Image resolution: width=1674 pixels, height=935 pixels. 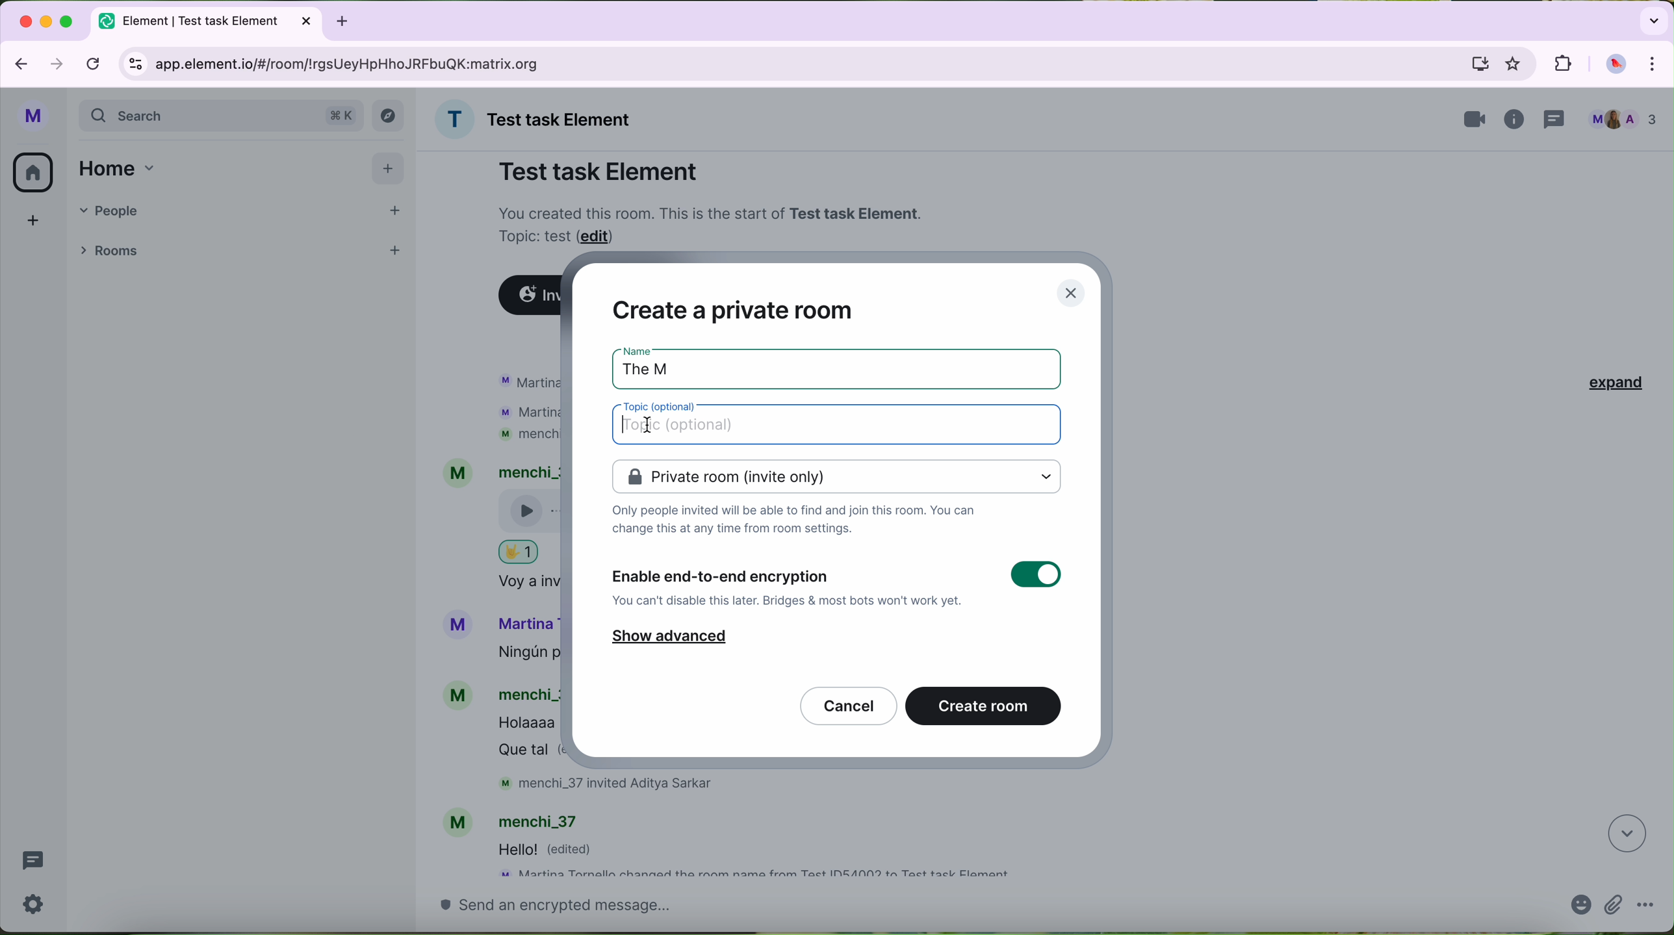 What do you see at coordinates (1623, 119) in the screenshot?
I see `people` at bounding box center [1623, 119].